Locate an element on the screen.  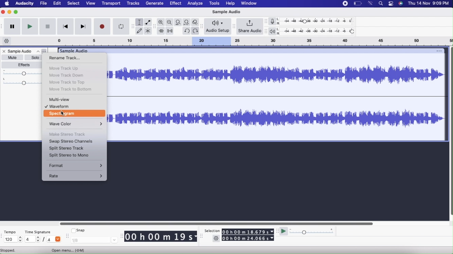
Slider is located at coordinates (217, 223).